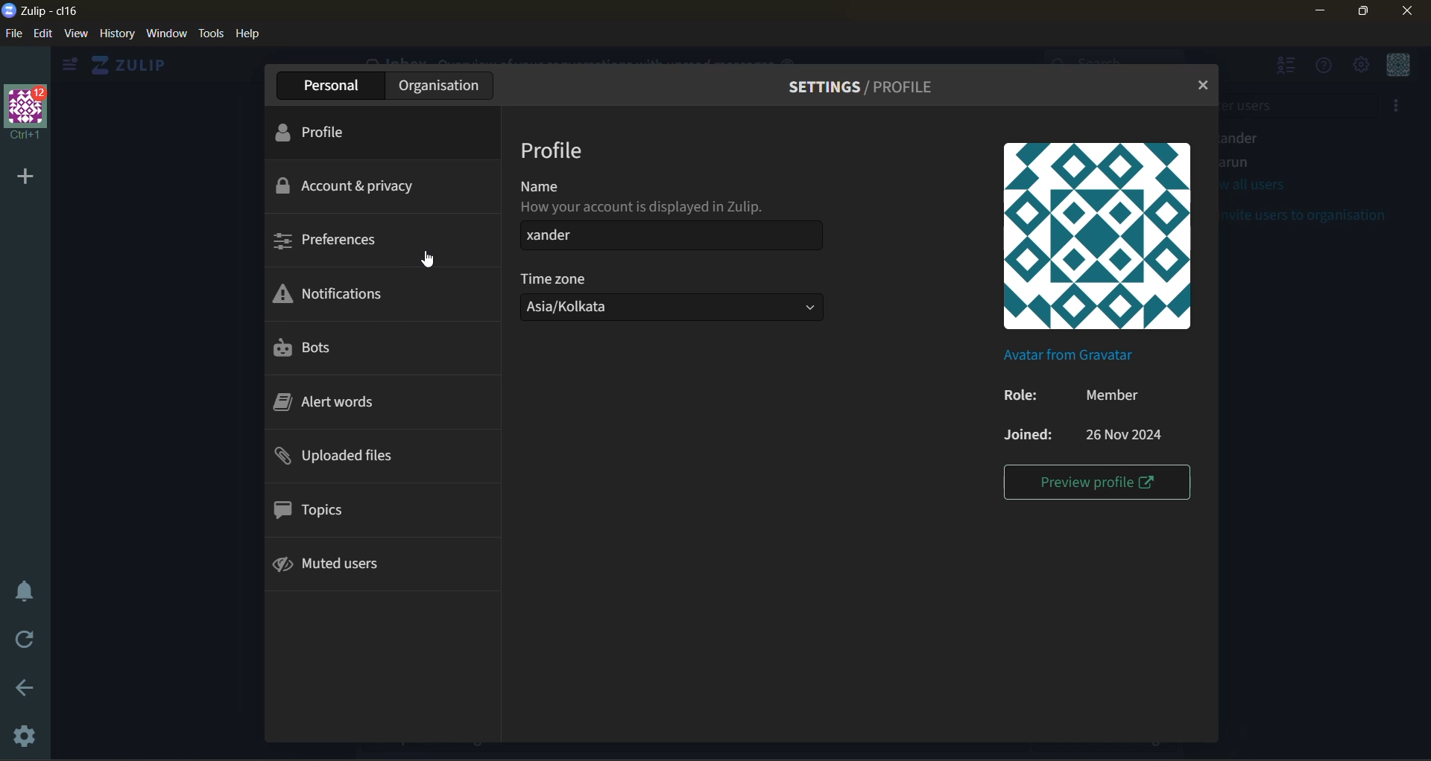 Image resolution: width=1431 pixels, height=761 pixels. Describe the element at coordinates (1318, 11) in the screenshot. I see `minimize` at that location.